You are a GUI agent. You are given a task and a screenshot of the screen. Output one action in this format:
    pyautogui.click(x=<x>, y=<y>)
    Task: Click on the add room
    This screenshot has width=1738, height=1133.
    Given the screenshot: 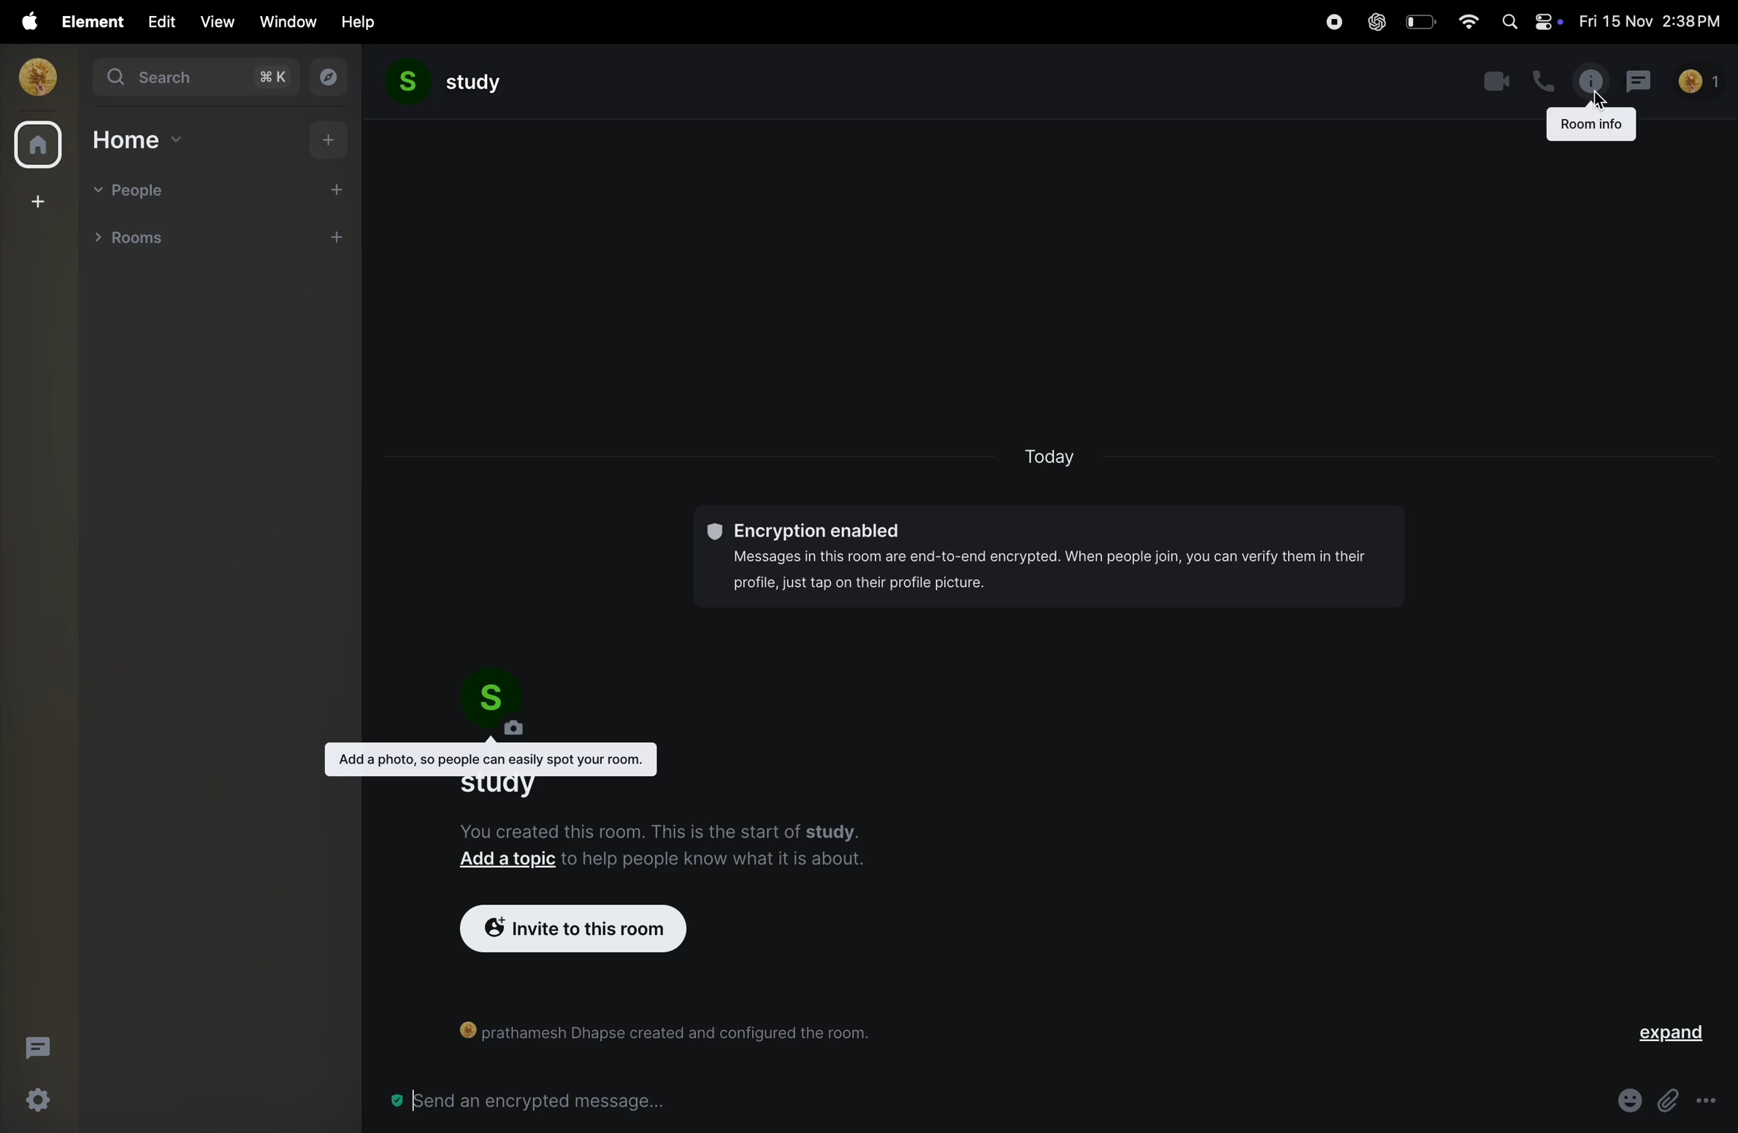 What is the action you would take?
    pyautogui.click(x=336, y=240)
    